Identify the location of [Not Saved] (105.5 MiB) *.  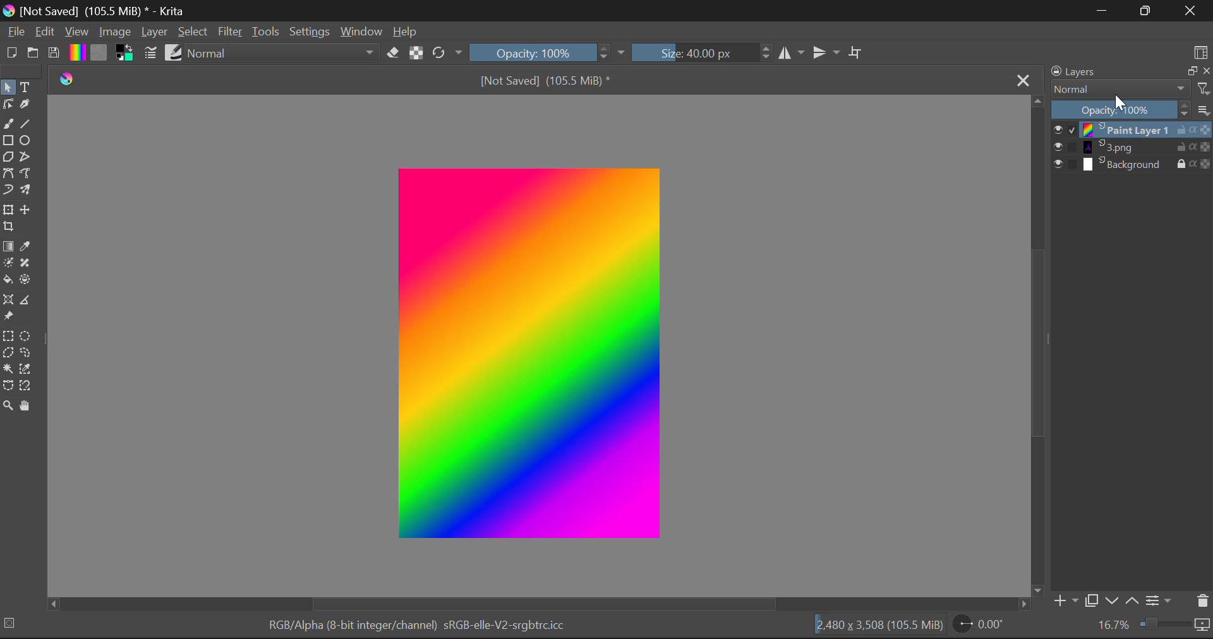
(545, 80).